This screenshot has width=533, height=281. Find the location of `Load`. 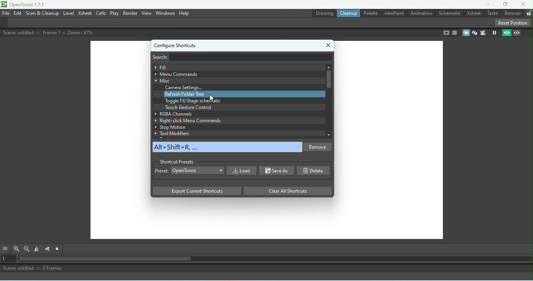

Load is located at coordinates (240, 170).